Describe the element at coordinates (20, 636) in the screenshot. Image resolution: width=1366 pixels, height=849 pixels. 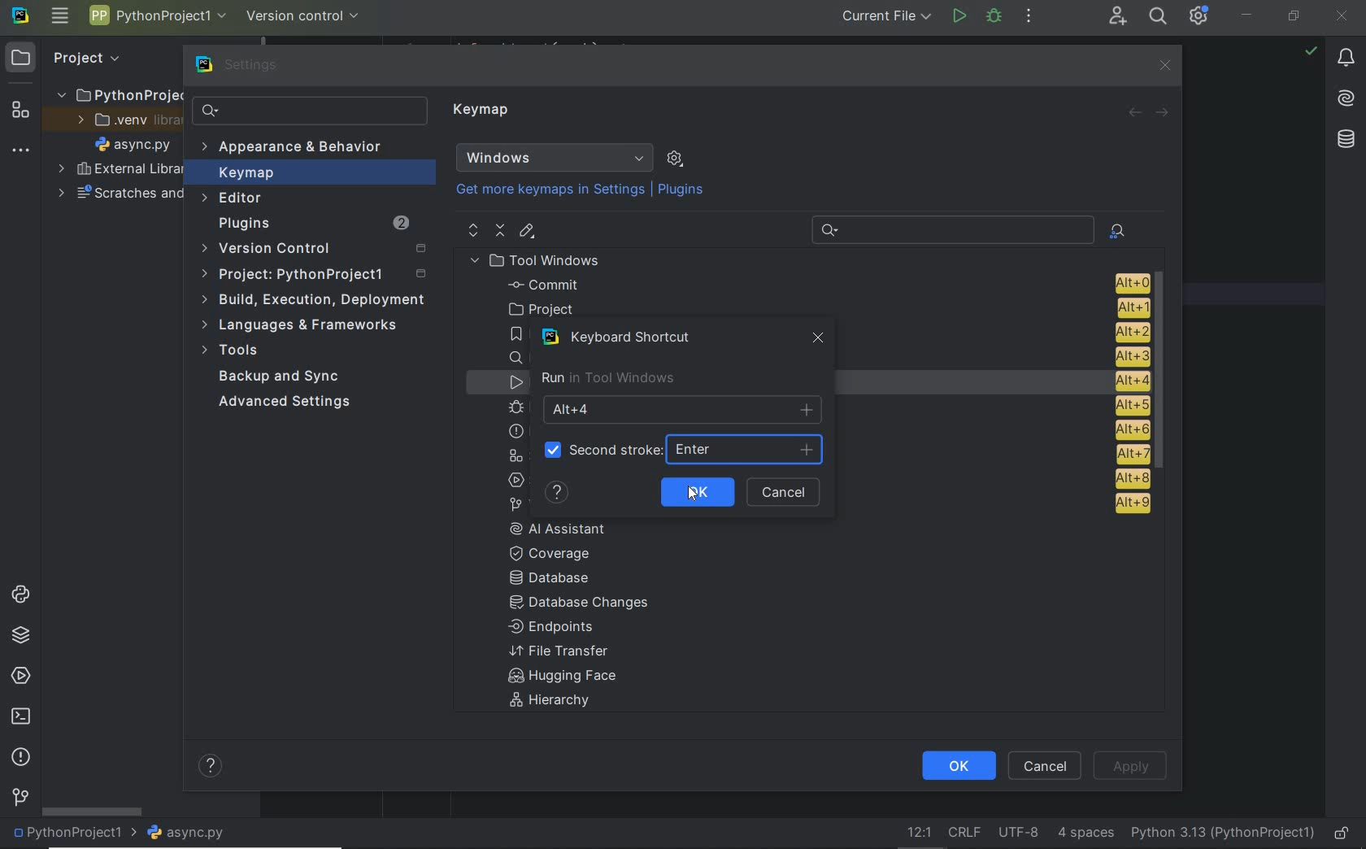
I see `python packages` at that location.